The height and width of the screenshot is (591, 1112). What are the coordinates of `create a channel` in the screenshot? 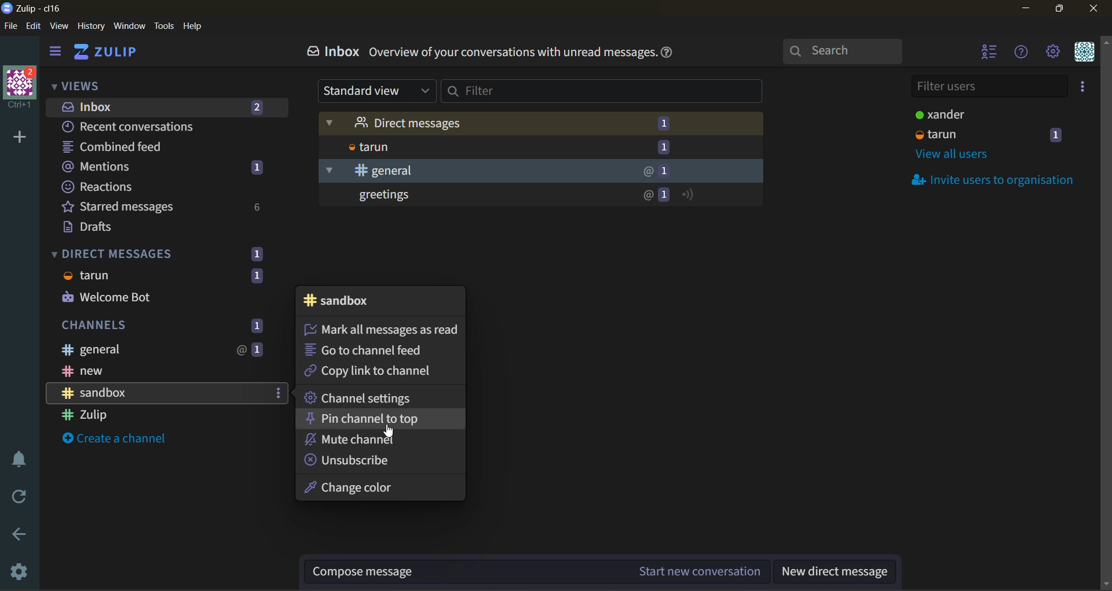 It's located at (114, 441).